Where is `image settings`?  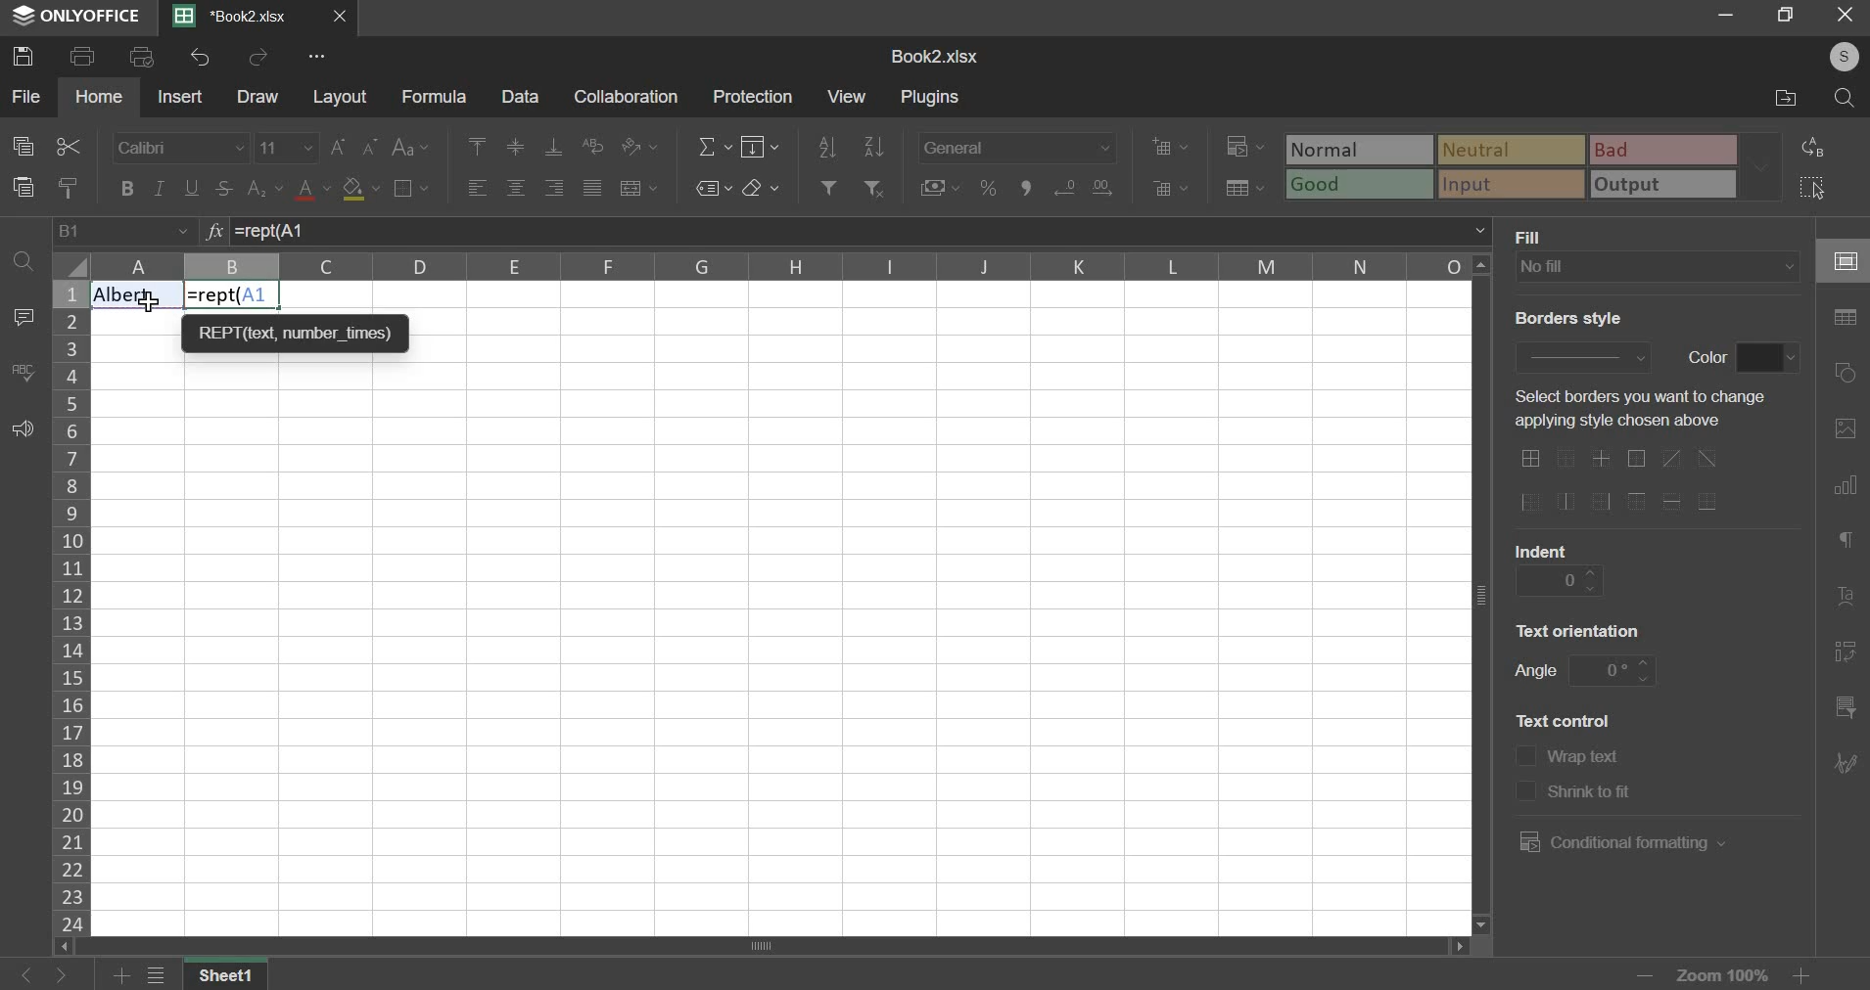
image settings is located at coordinates (1849, 426).